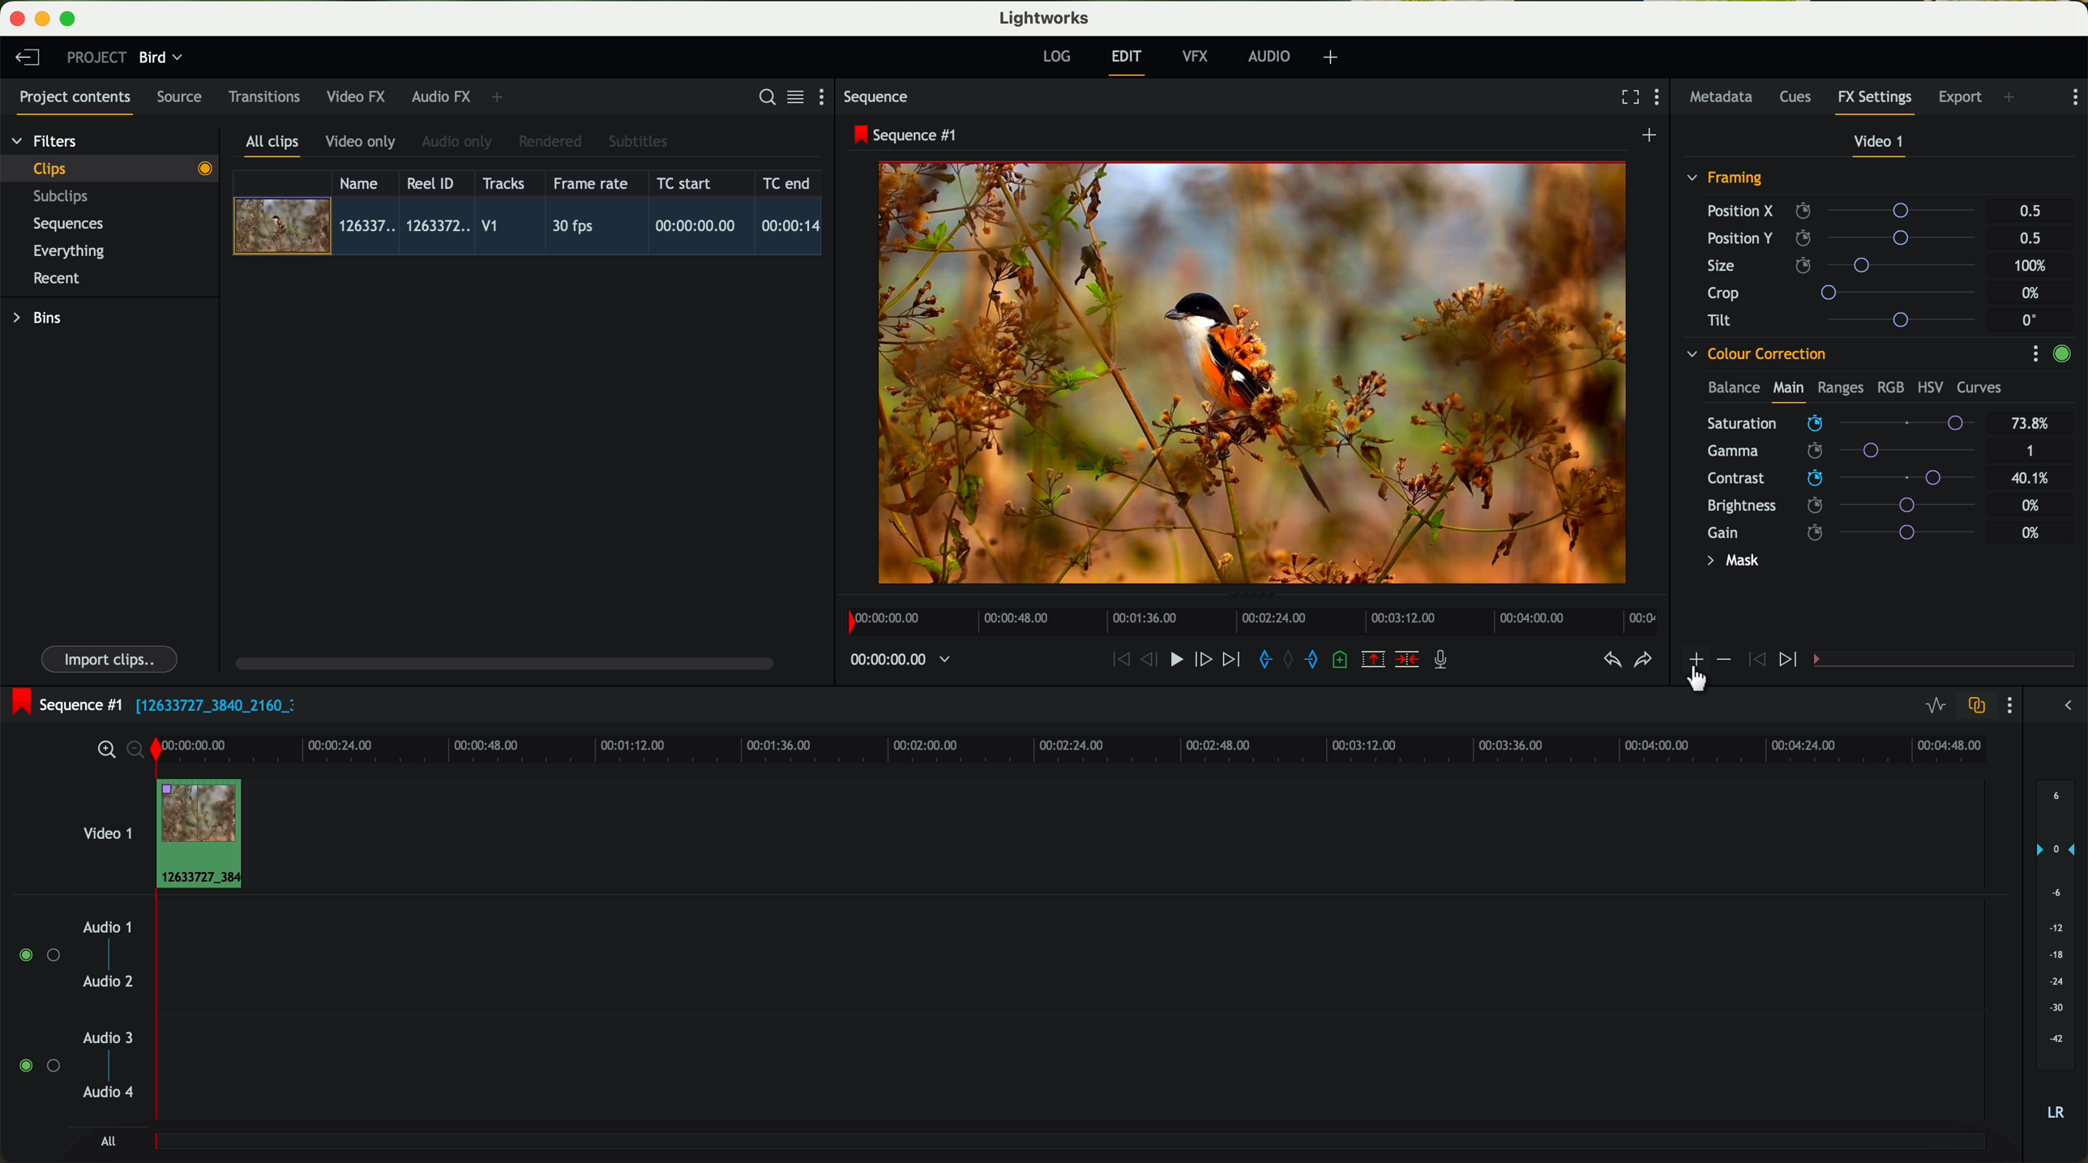  Describe the element at coordinates (1935, 708) in the screenshot. I see `toggle audio levels editing` at that location.